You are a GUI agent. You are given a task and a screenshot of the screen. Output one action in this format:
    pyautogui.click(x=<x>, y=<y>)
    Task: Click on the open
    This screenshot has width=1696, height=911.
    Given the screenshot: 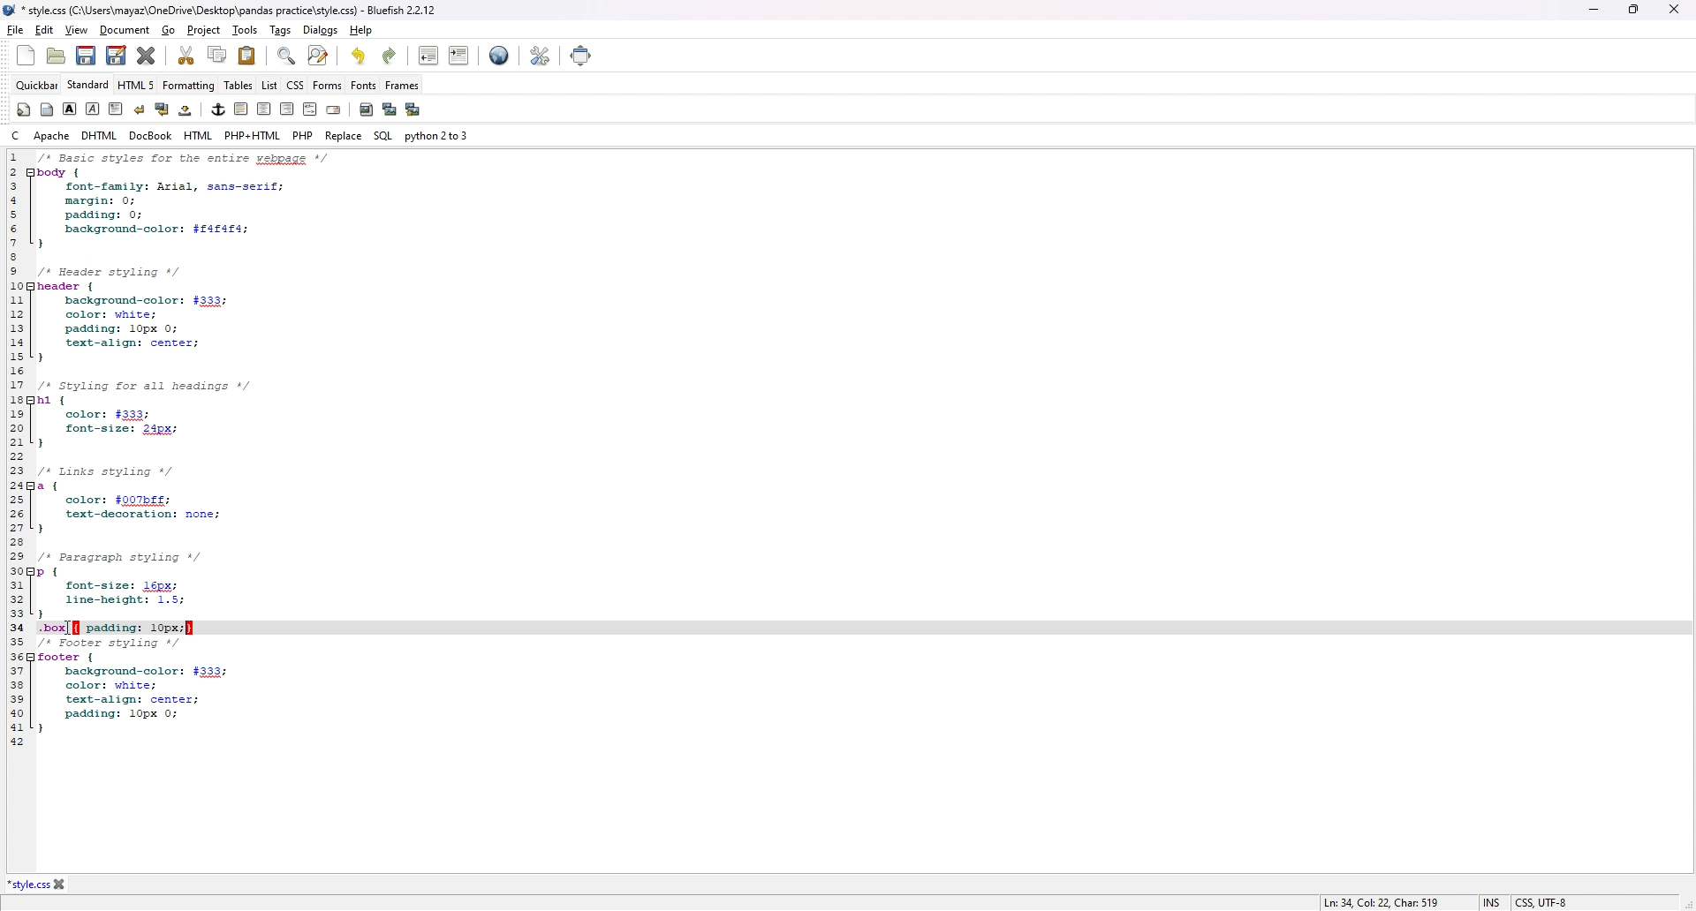 What is the action you would take?
    pyautogui.click(x=57, y=56)
    